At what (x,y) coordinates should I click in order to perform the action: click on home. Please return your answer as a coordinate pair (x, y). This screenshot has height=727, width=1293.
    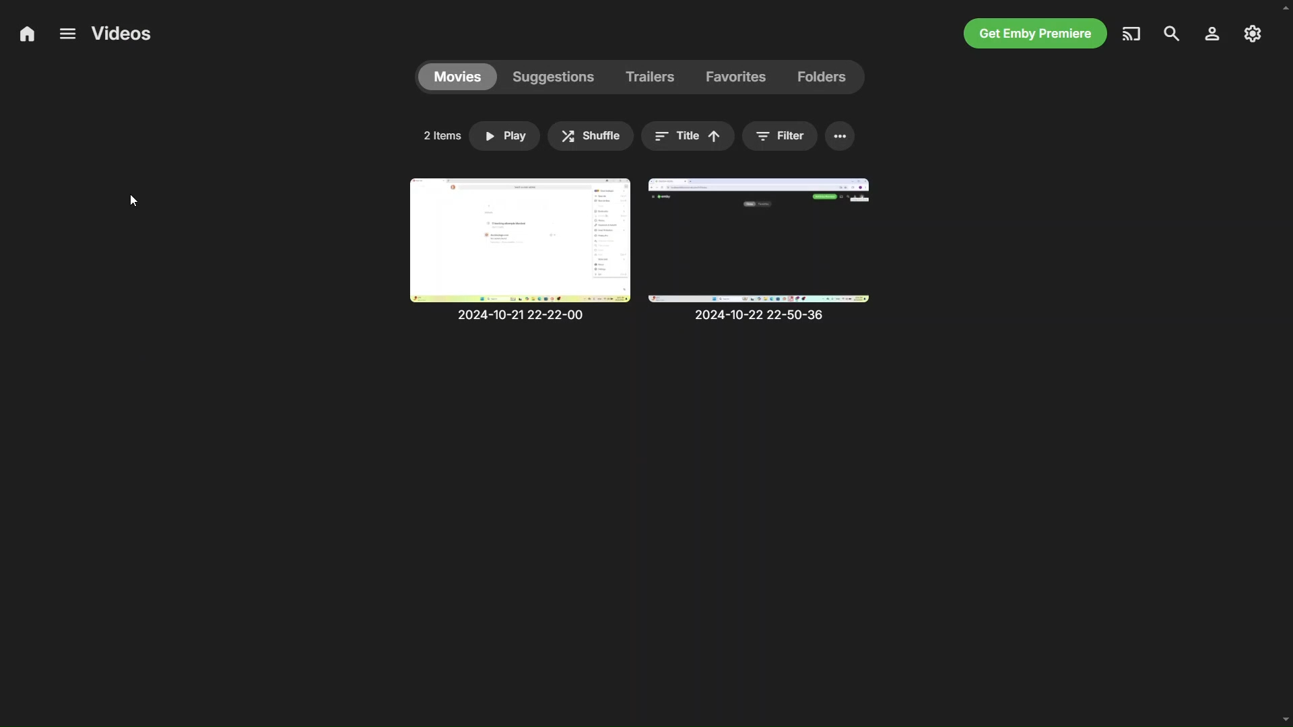
    Looking at the image, I should click on (24, 35).